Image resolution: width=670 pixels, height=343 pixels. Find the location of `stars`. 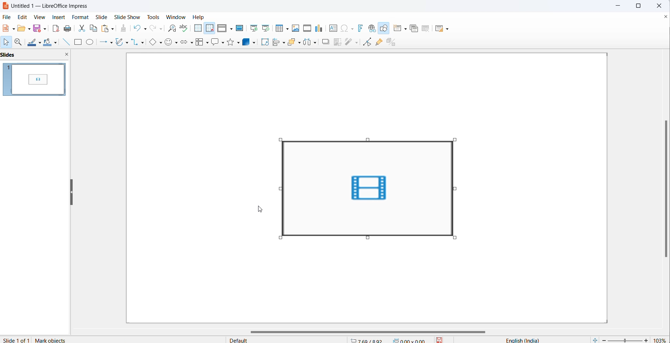

stars is located at coordinates (230, 42).